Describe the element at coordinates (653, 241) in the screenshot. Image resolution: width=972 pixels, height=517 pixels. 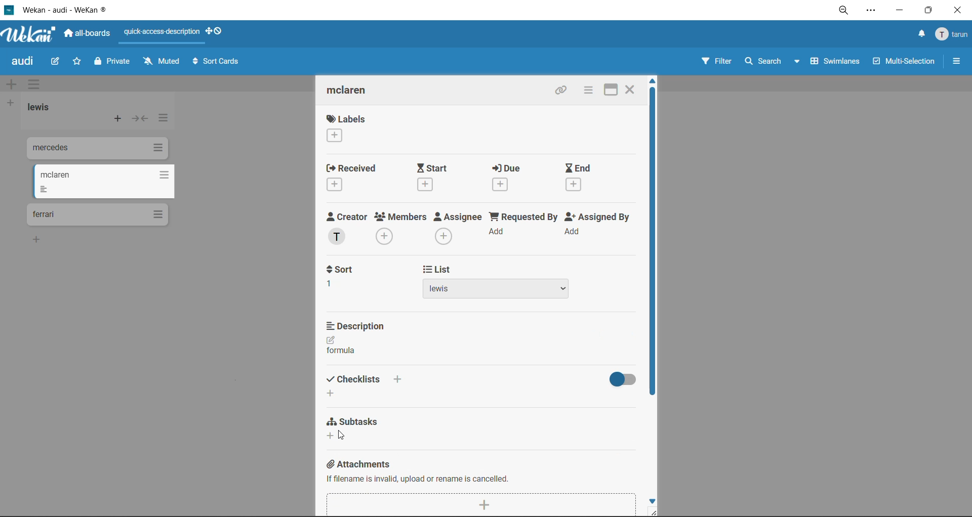
I see `vertical scroll bar` at that location.